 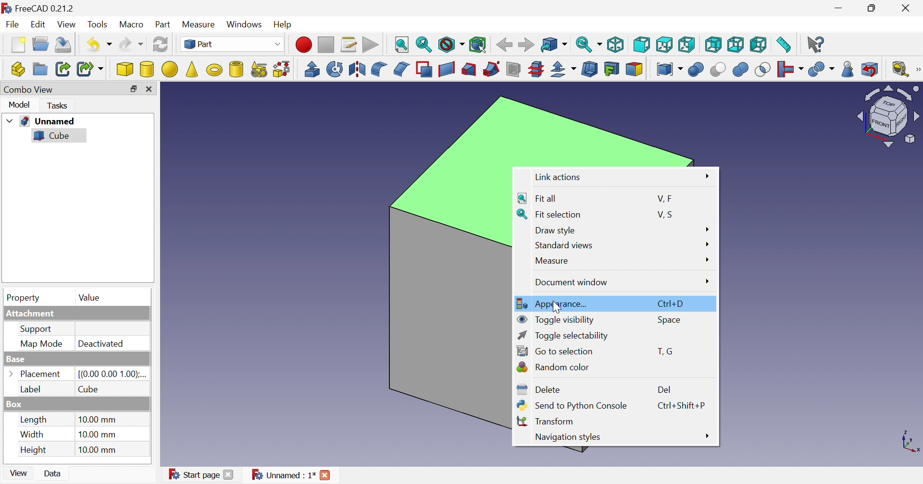 What do you see at coordinates (759, 45) in the screenshot?
I see `Left` at bounding box center [759, 45].